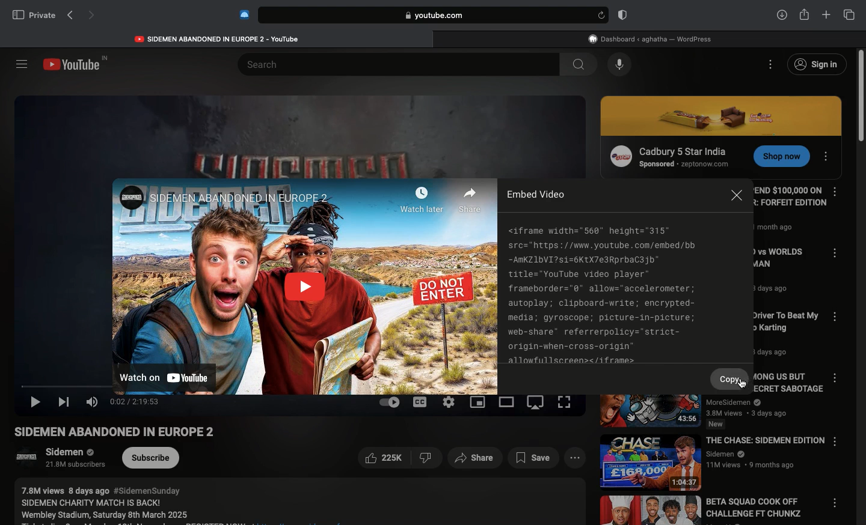 The image size is (866, 525). What do you see at coordinates (577, 64) in the screenshot?
I see `search` at bounding box center [577, 64].